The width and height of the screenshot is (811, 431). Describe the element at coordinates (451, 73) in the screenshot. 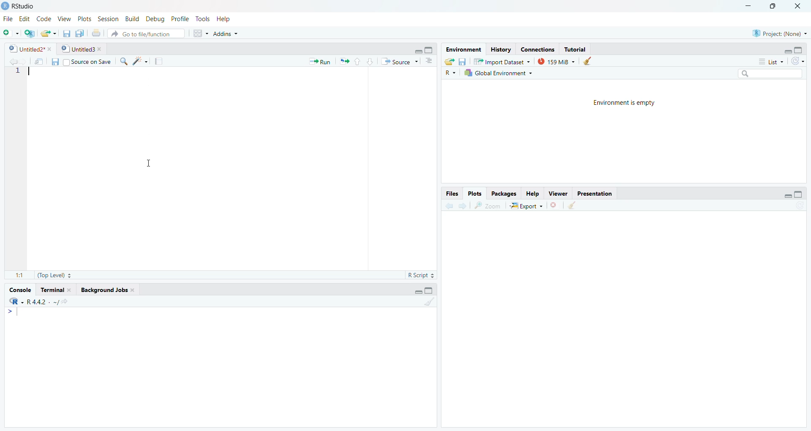

I see `R` at that location.